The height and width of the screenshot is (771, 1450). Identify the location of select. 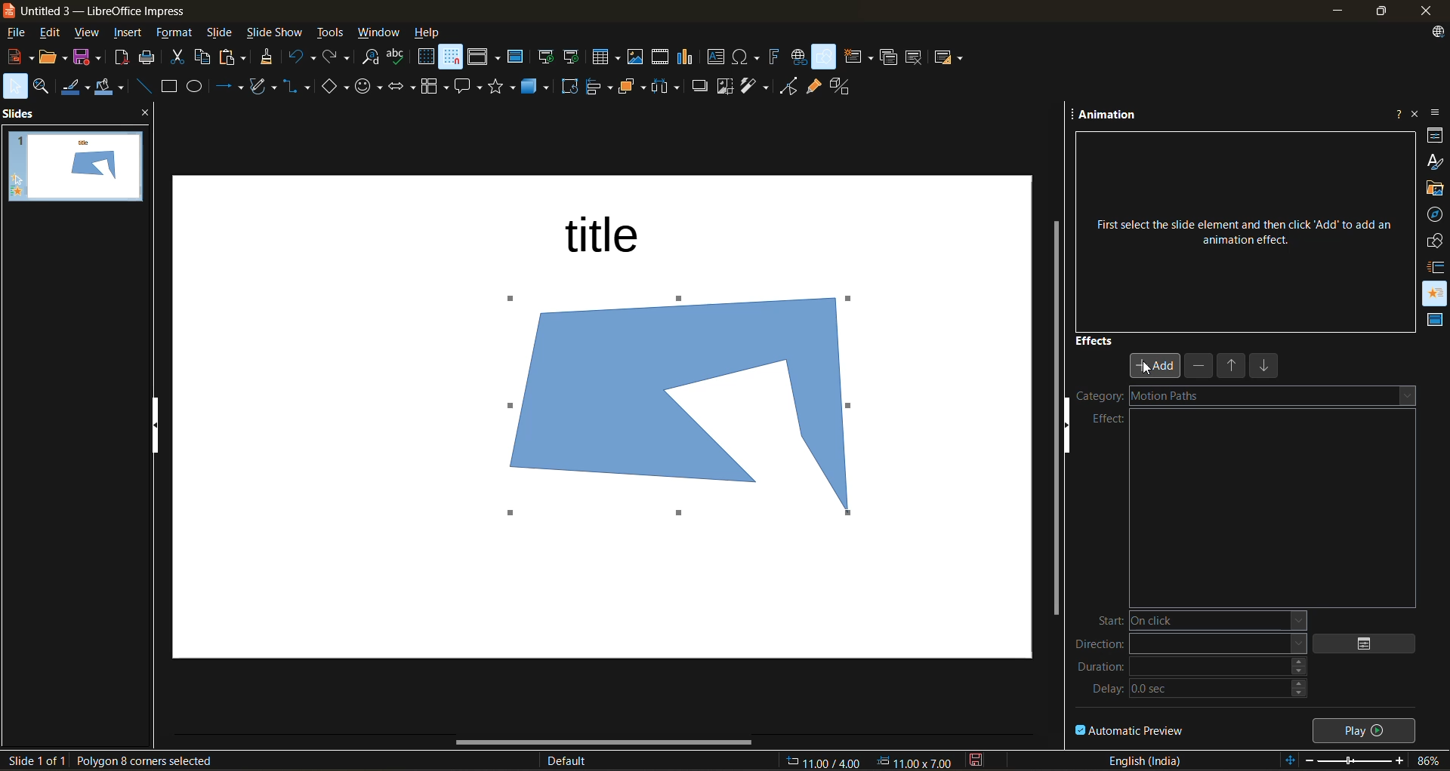
(17, 86).